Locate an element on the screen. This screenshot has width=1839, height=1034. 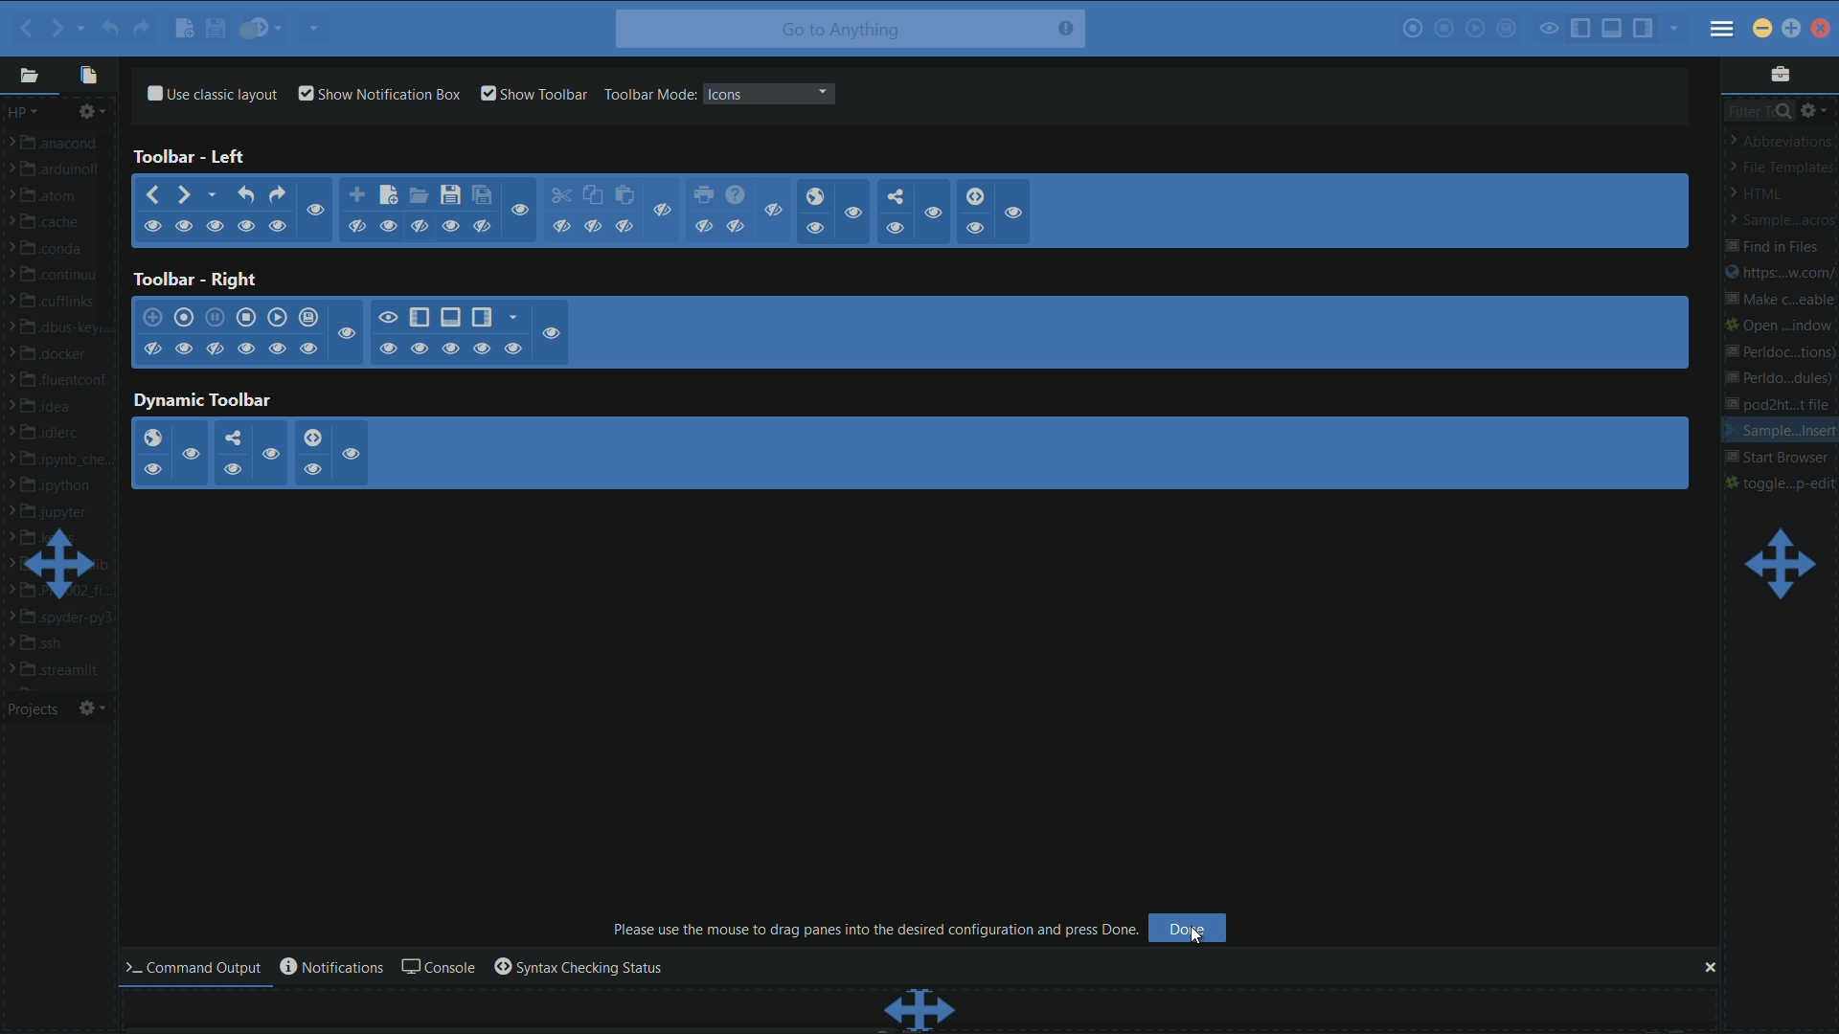
streamlit is located at coordinates (66, 670).